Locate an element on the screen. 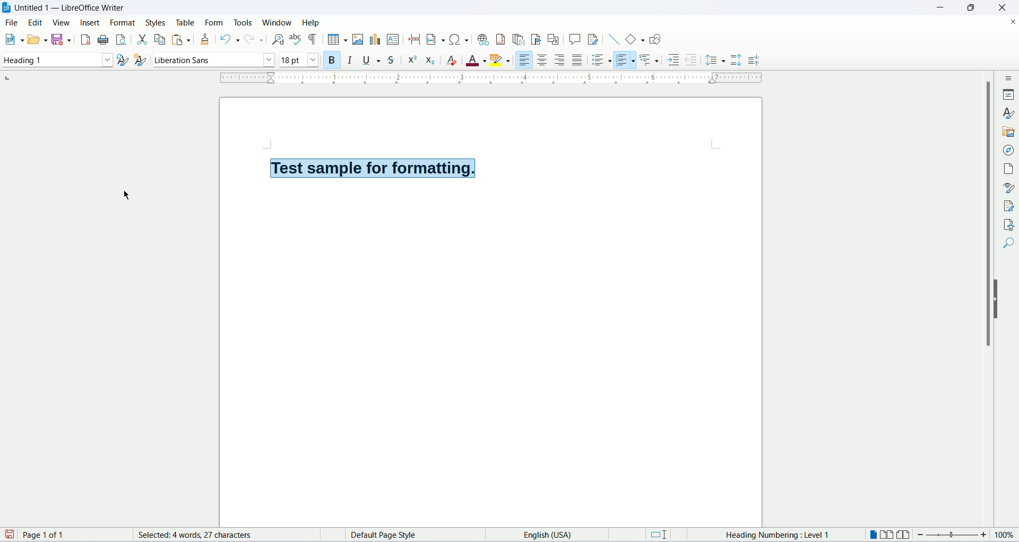 Image resolution: width=1019 pixels, height=542 pixels. standard selection is located at coordinates (663, 536).